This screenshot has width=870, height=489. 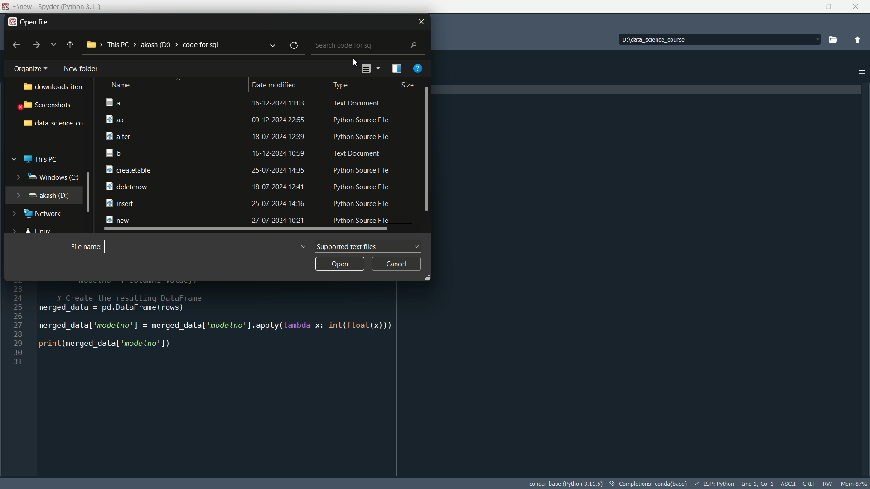 I want to click on minimize, so click(x=803, y=7).